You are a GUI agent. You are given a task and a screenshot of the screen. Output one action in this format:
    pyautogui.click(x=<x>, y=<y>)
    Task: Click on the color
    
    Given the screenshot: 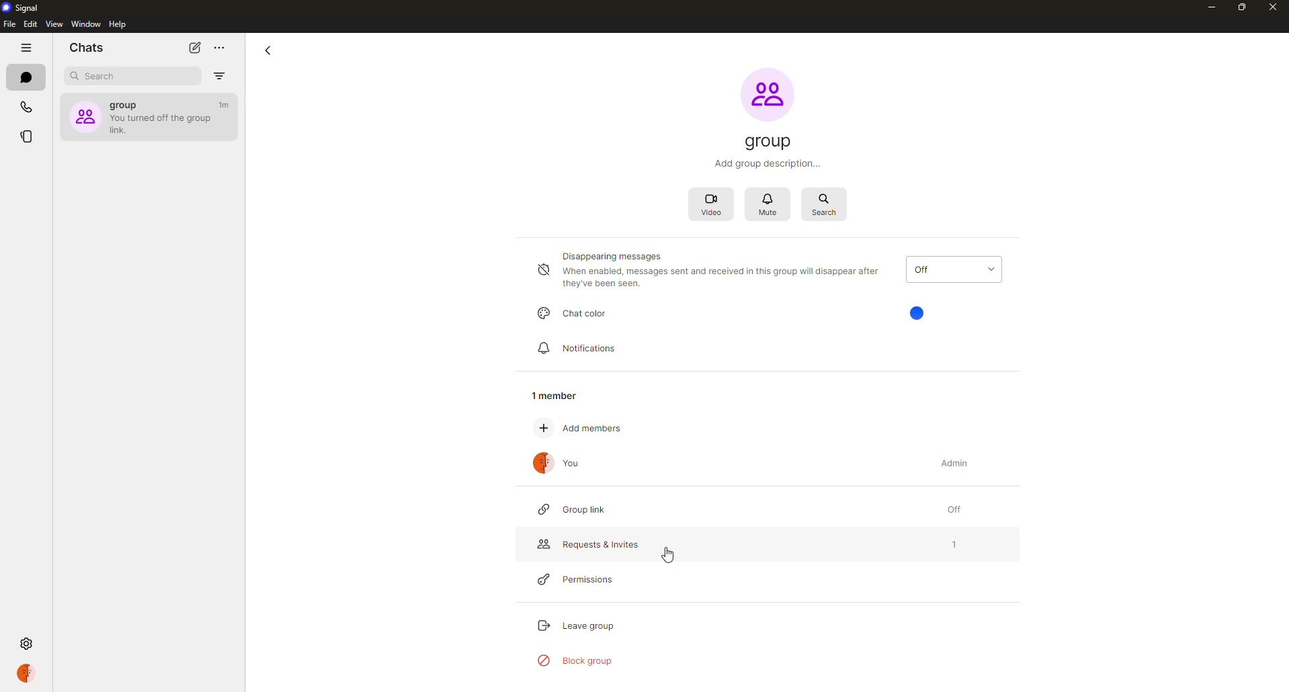 What is the action you would take?
    pyautogui.click(x=919, y=312)
    